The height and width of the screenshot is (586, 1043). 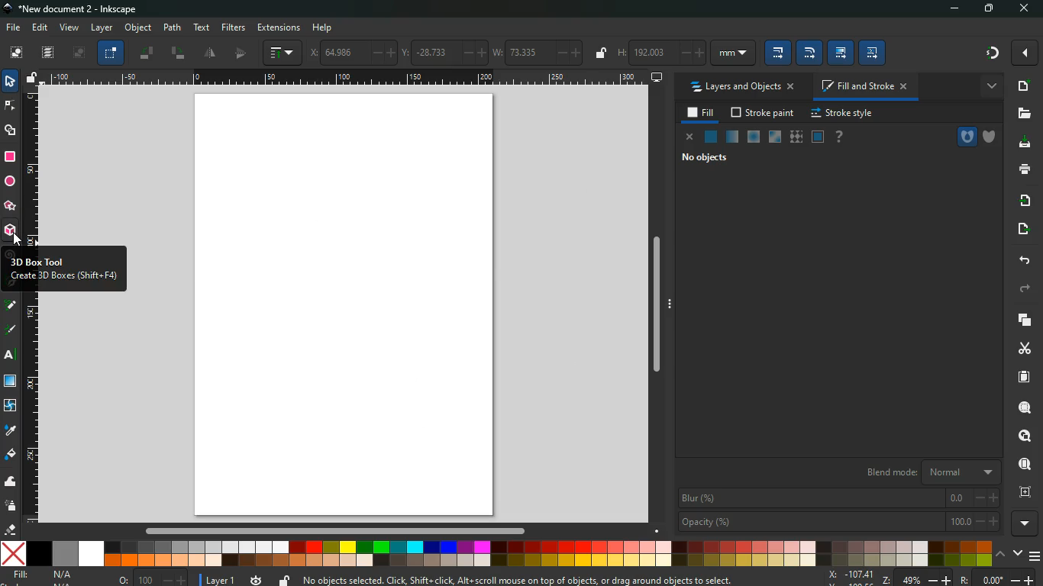 I want to click on new, so click(x=1022, y=86).